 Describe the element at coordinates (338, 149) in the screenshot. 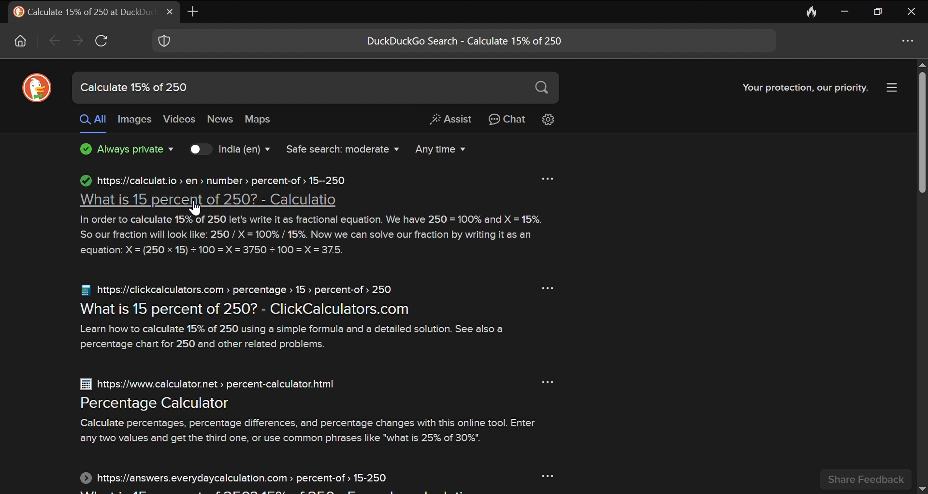

I see `Safe search moderate` at that location.